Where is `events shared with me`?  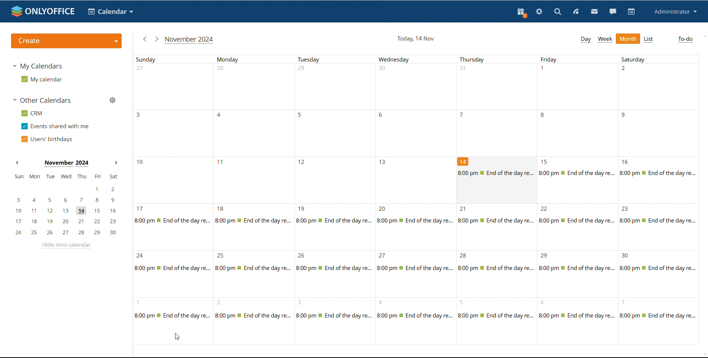 events shared with me is located at coordinates (56, 126).